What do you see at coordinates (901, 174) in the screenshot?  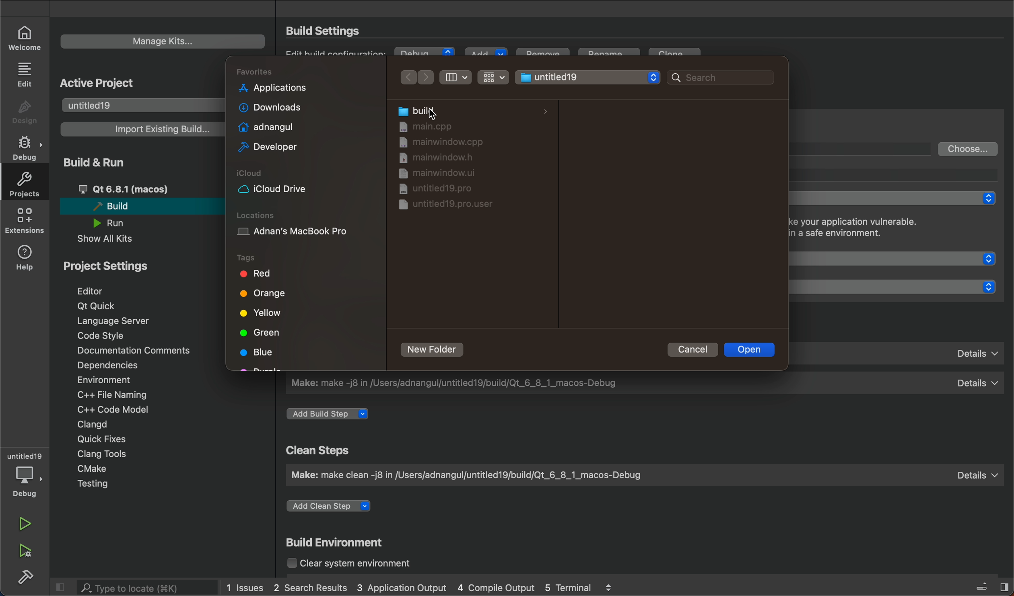 I see `tooltp` at bounding box center [901, 174].